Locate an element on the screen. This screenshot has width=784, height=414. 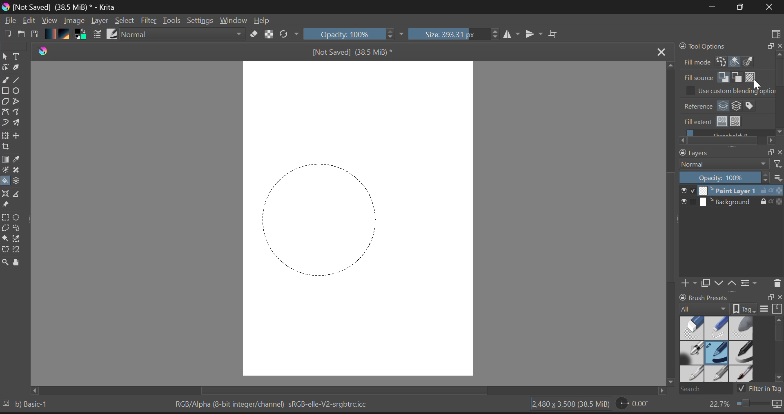
Open is located at coordinates (22, 33).